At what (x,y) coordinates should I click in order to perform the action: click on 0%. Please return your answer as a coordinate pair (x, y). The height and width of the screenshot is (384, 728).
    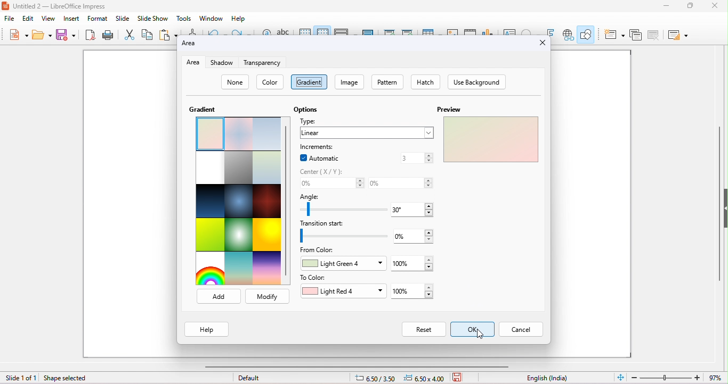
    Looking at the image, I should click on (331, 184).